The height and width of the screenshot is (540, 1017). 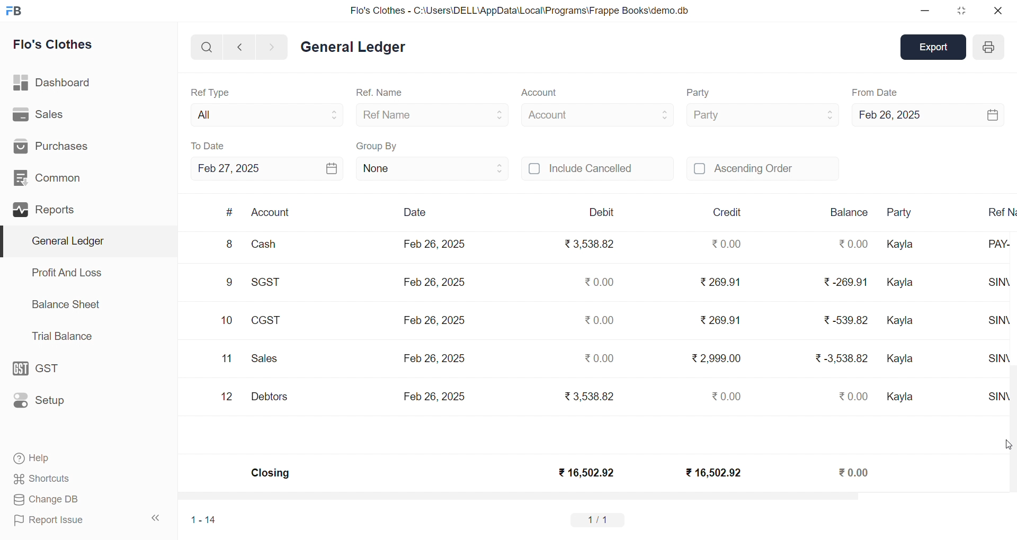 What do you see at coordinates (728, 212) in the screenshot?
I see `Credit` at bounding box center [728, 212].